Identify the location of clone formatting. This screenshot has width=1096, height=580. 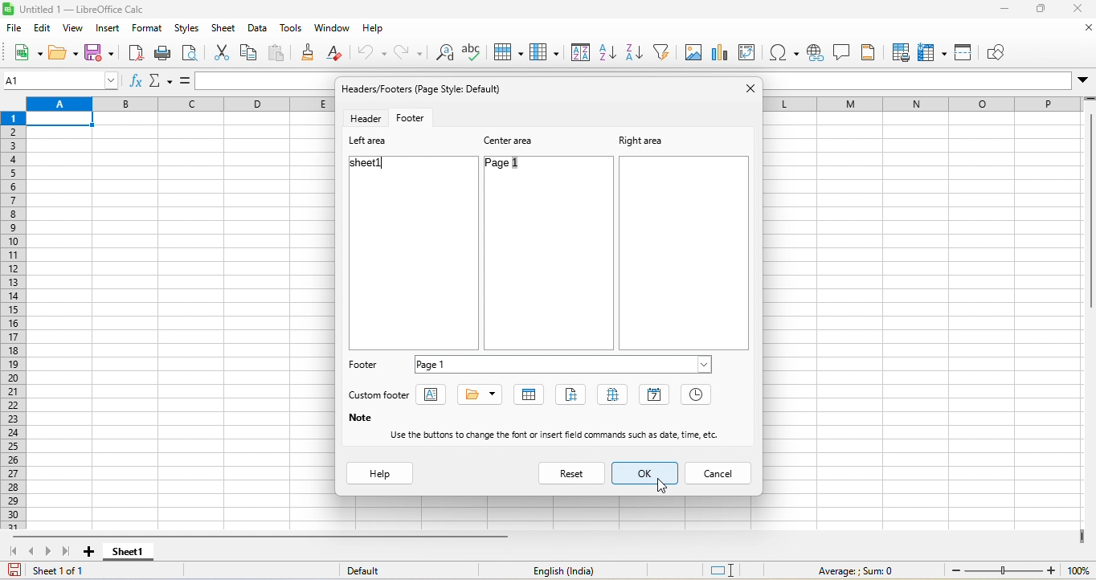
(310, 55).